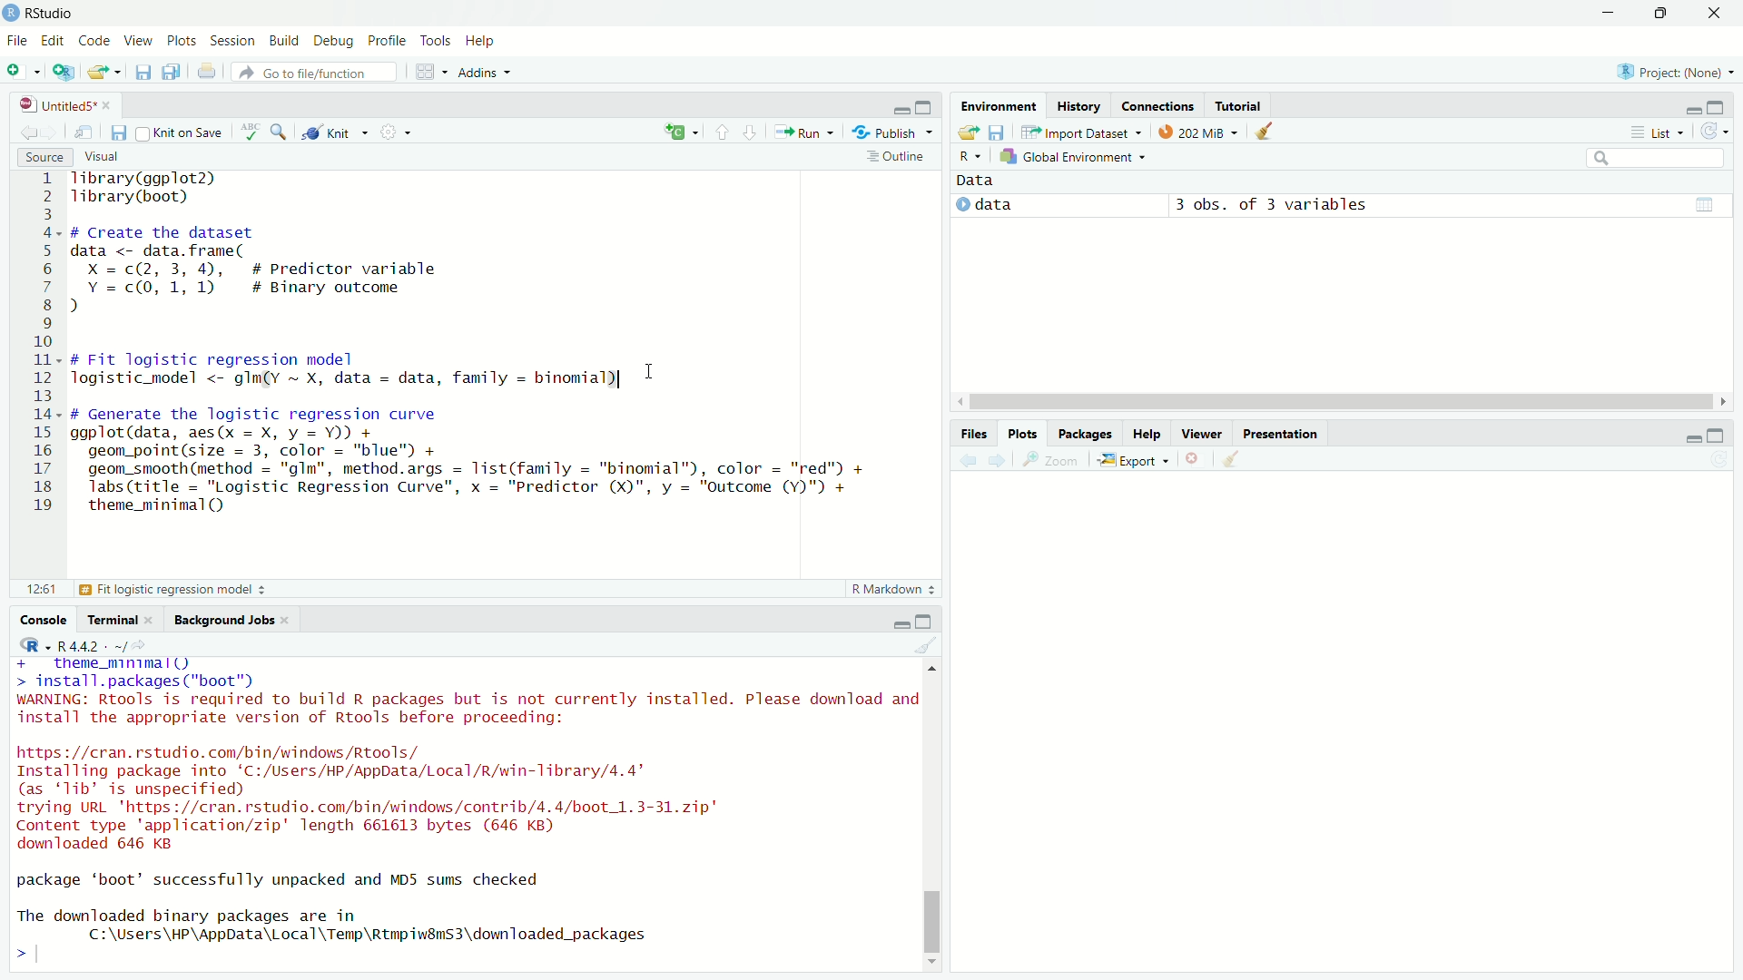  Describe the element at coordinates (1716, 108) in the screenshot. I see `maximize` at that location.